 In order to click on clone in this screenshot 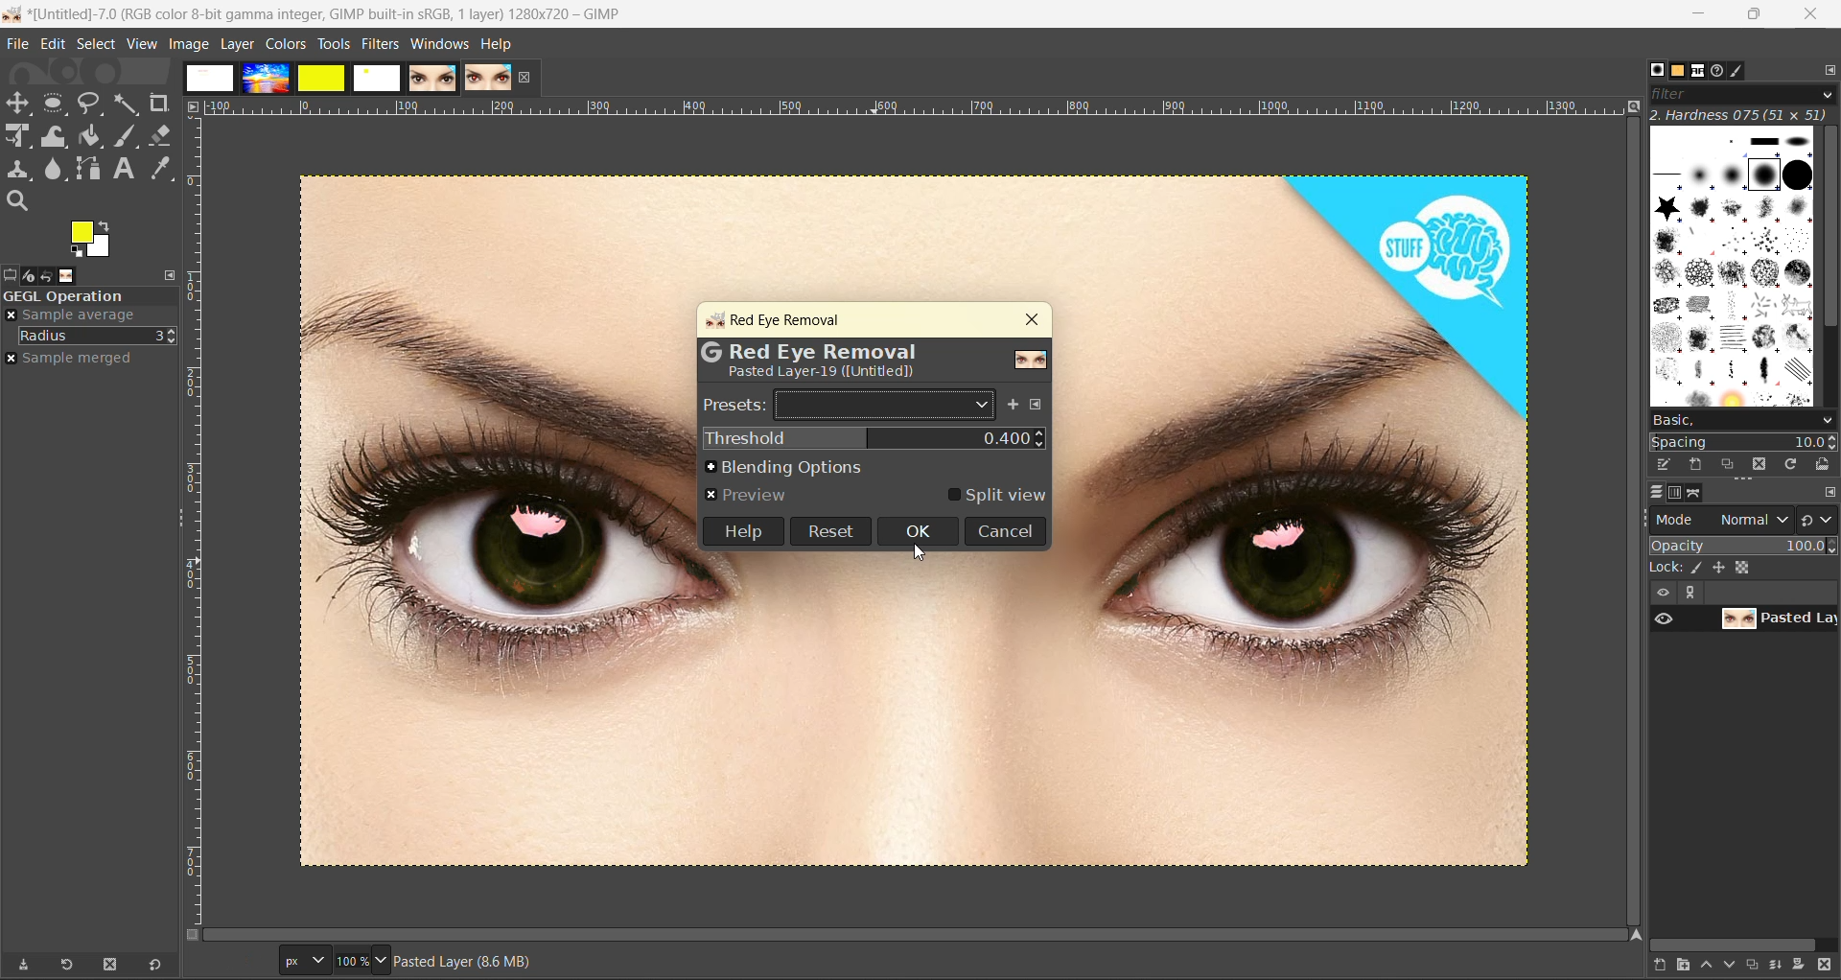, I will do `click(20, 170)`.